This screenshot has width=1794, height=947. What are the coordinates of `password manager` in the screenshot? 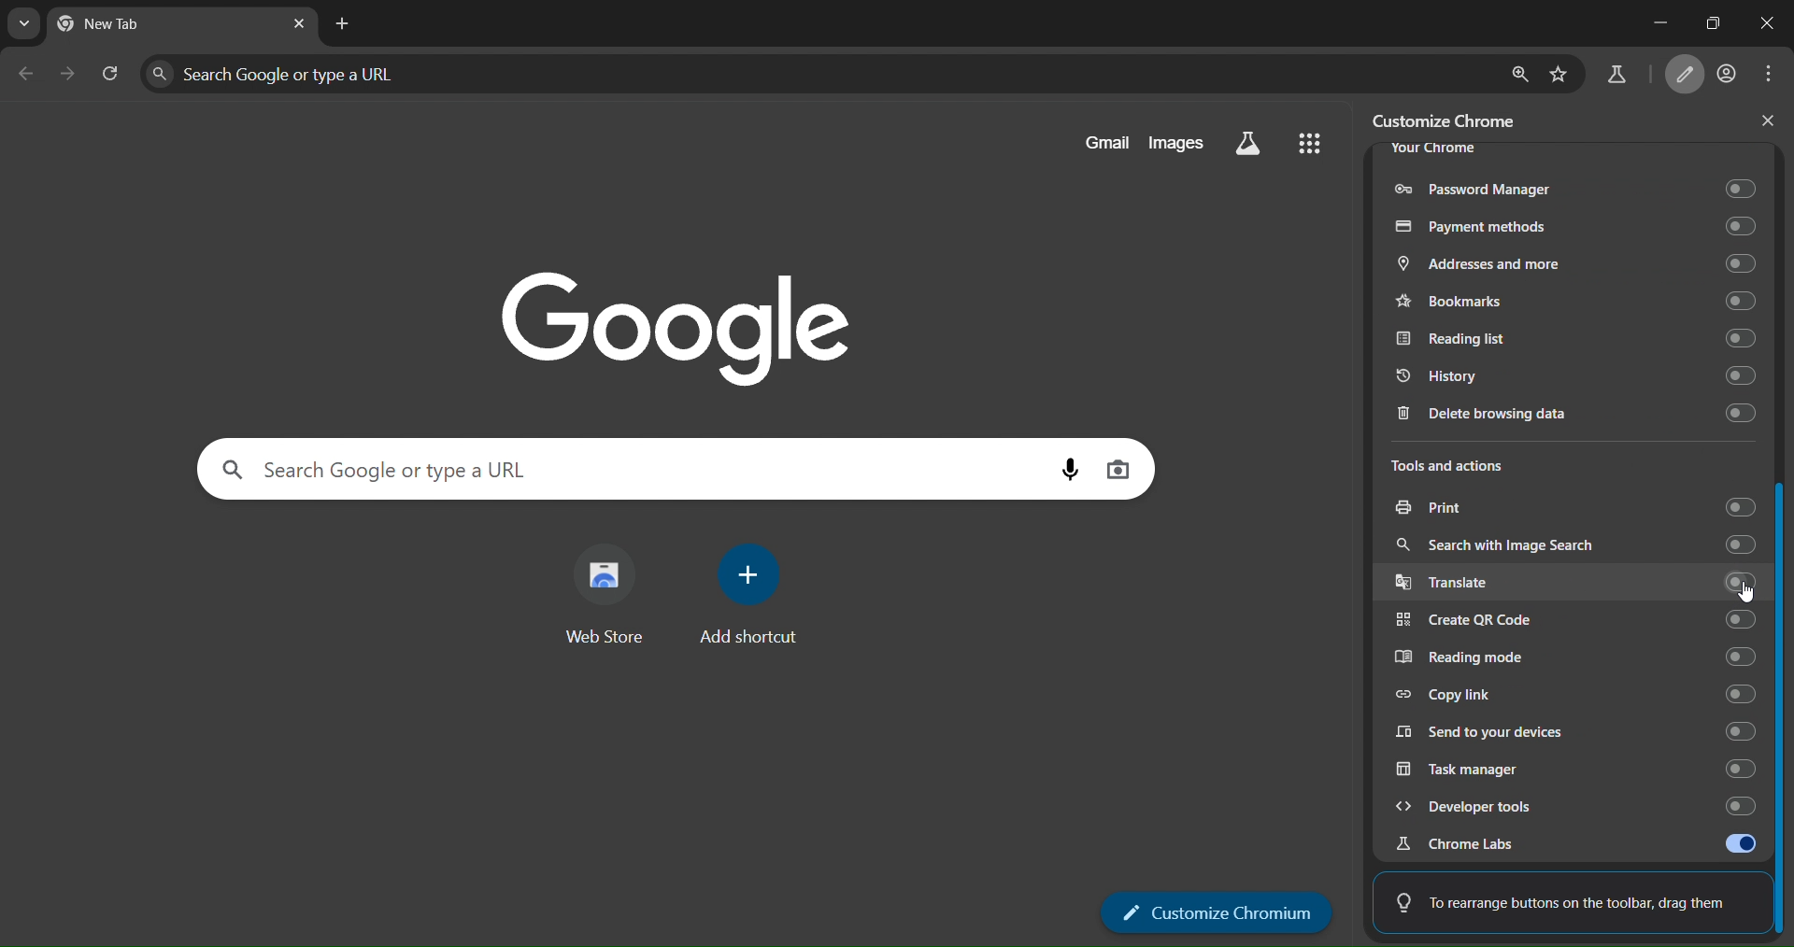 It's located at (1572, 187).